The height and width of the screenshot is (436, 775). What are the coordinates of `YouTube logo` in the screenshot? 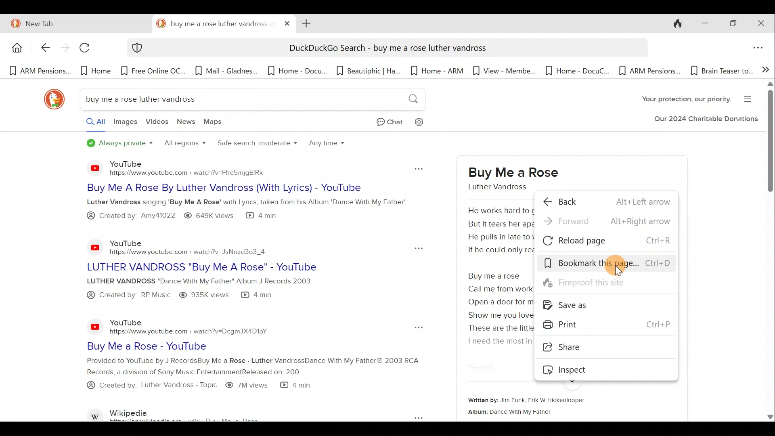 It's located at (95, 326).